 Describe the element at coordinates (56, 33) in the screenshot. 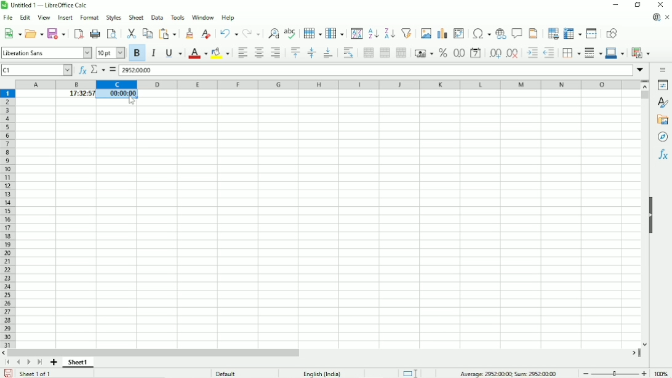

I see `Save` at that location.